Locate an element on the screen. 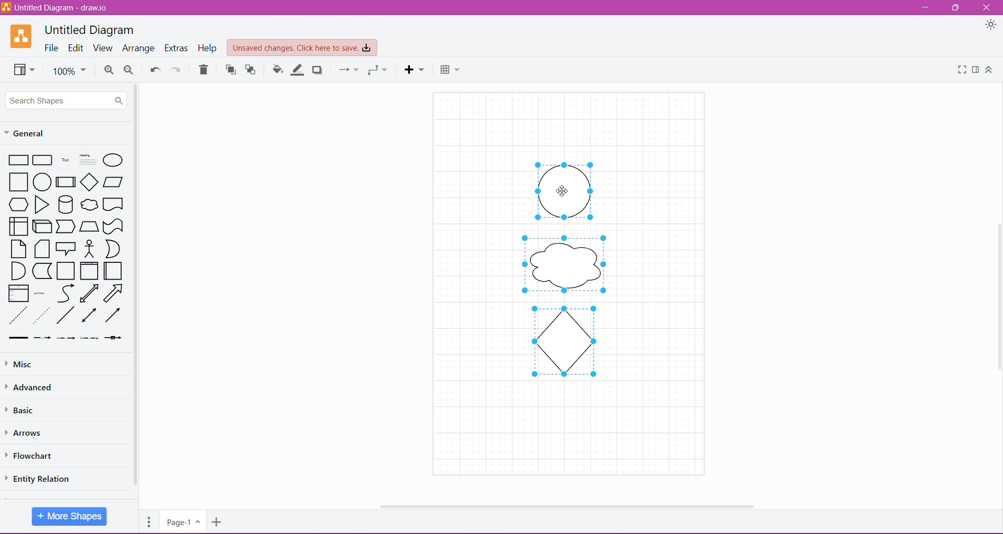 Image resolution: width=1003 pixels, height=534 pixels. Zoom In is located at coordinates (109, 70).